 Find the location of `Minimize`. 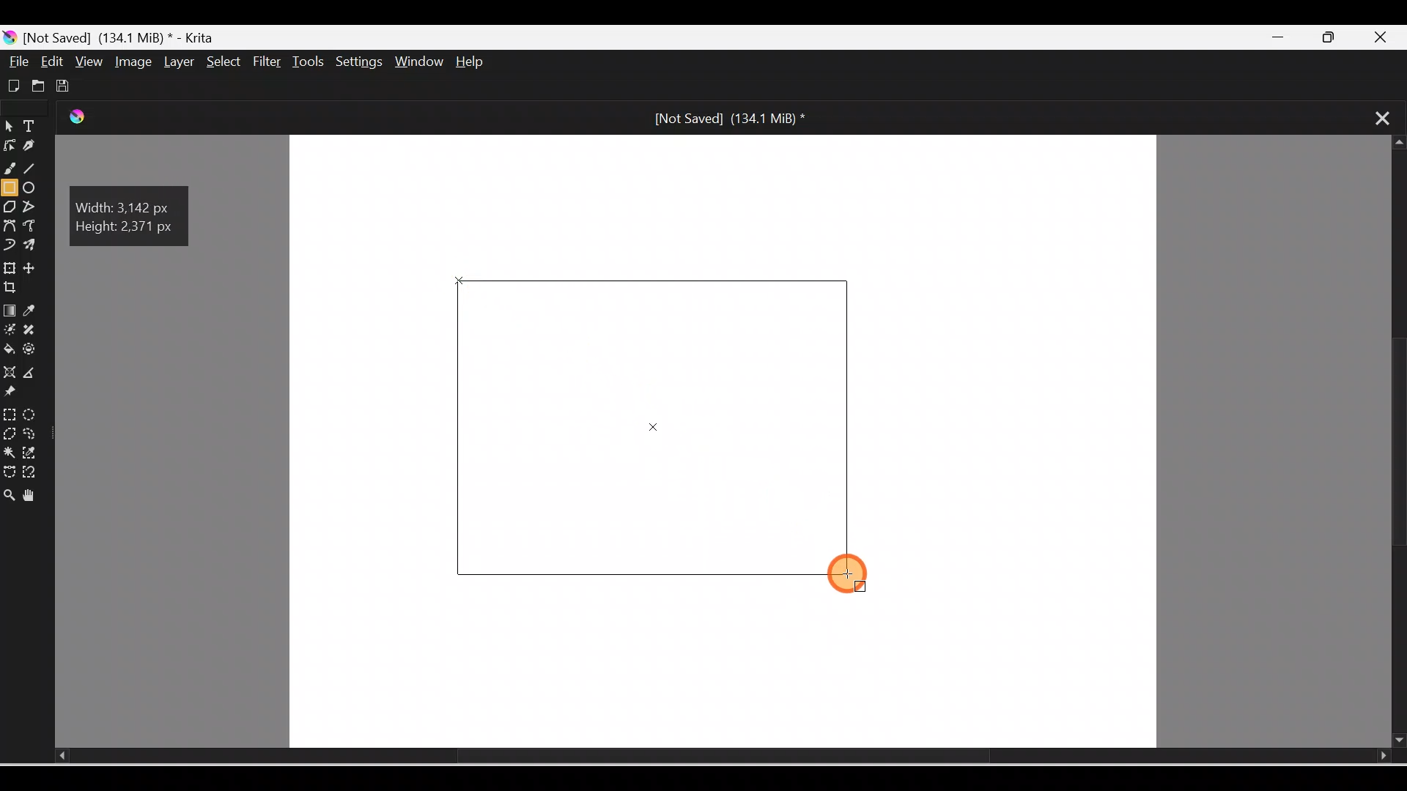

Minimize is located at coordinates (1281, 38).